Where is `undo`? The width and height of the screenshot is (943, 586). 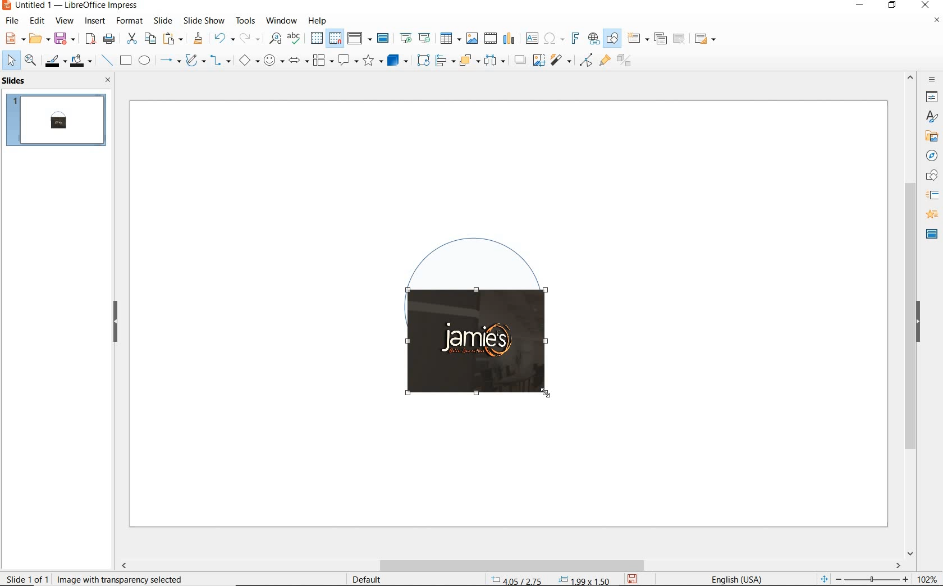 undo is located at coordinates (222, 39).